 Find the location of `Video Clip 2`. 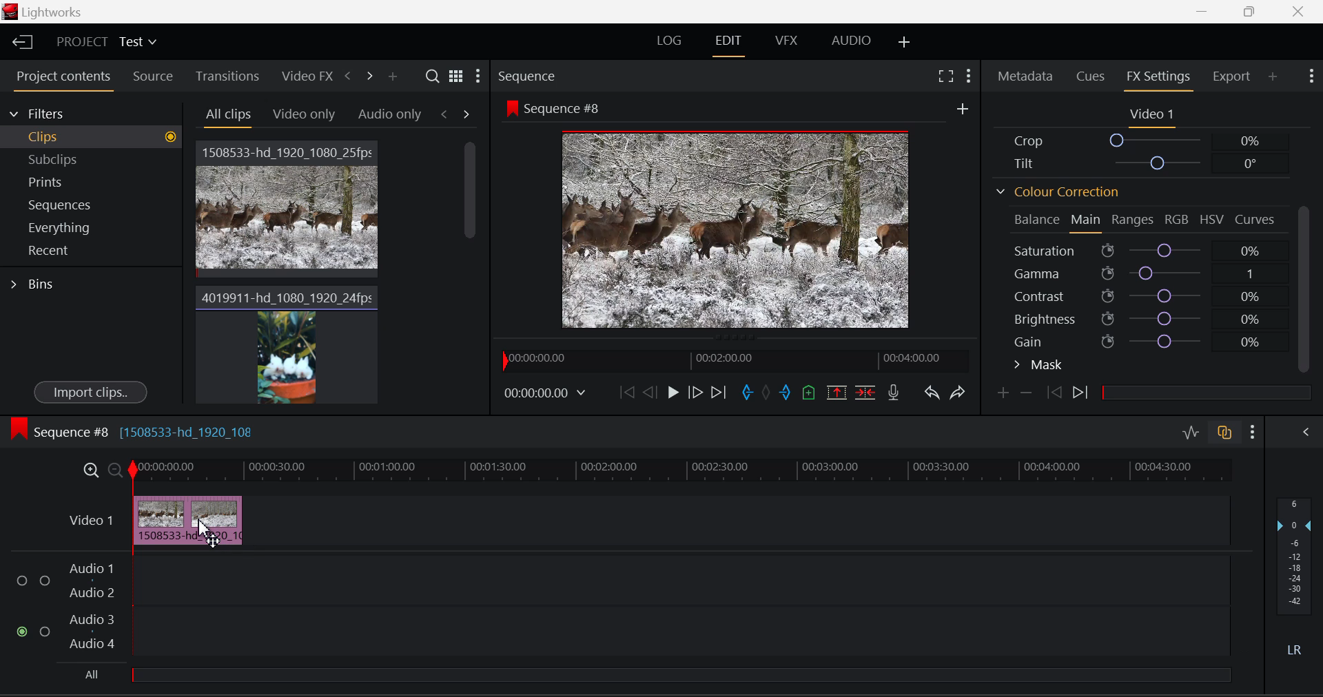

Video Clip 2 is located at coordinates (291, 347).